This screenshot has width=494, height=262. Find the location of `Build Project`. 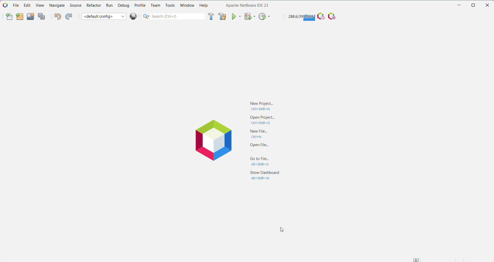

Build Project is located at coordinates (210, 17).